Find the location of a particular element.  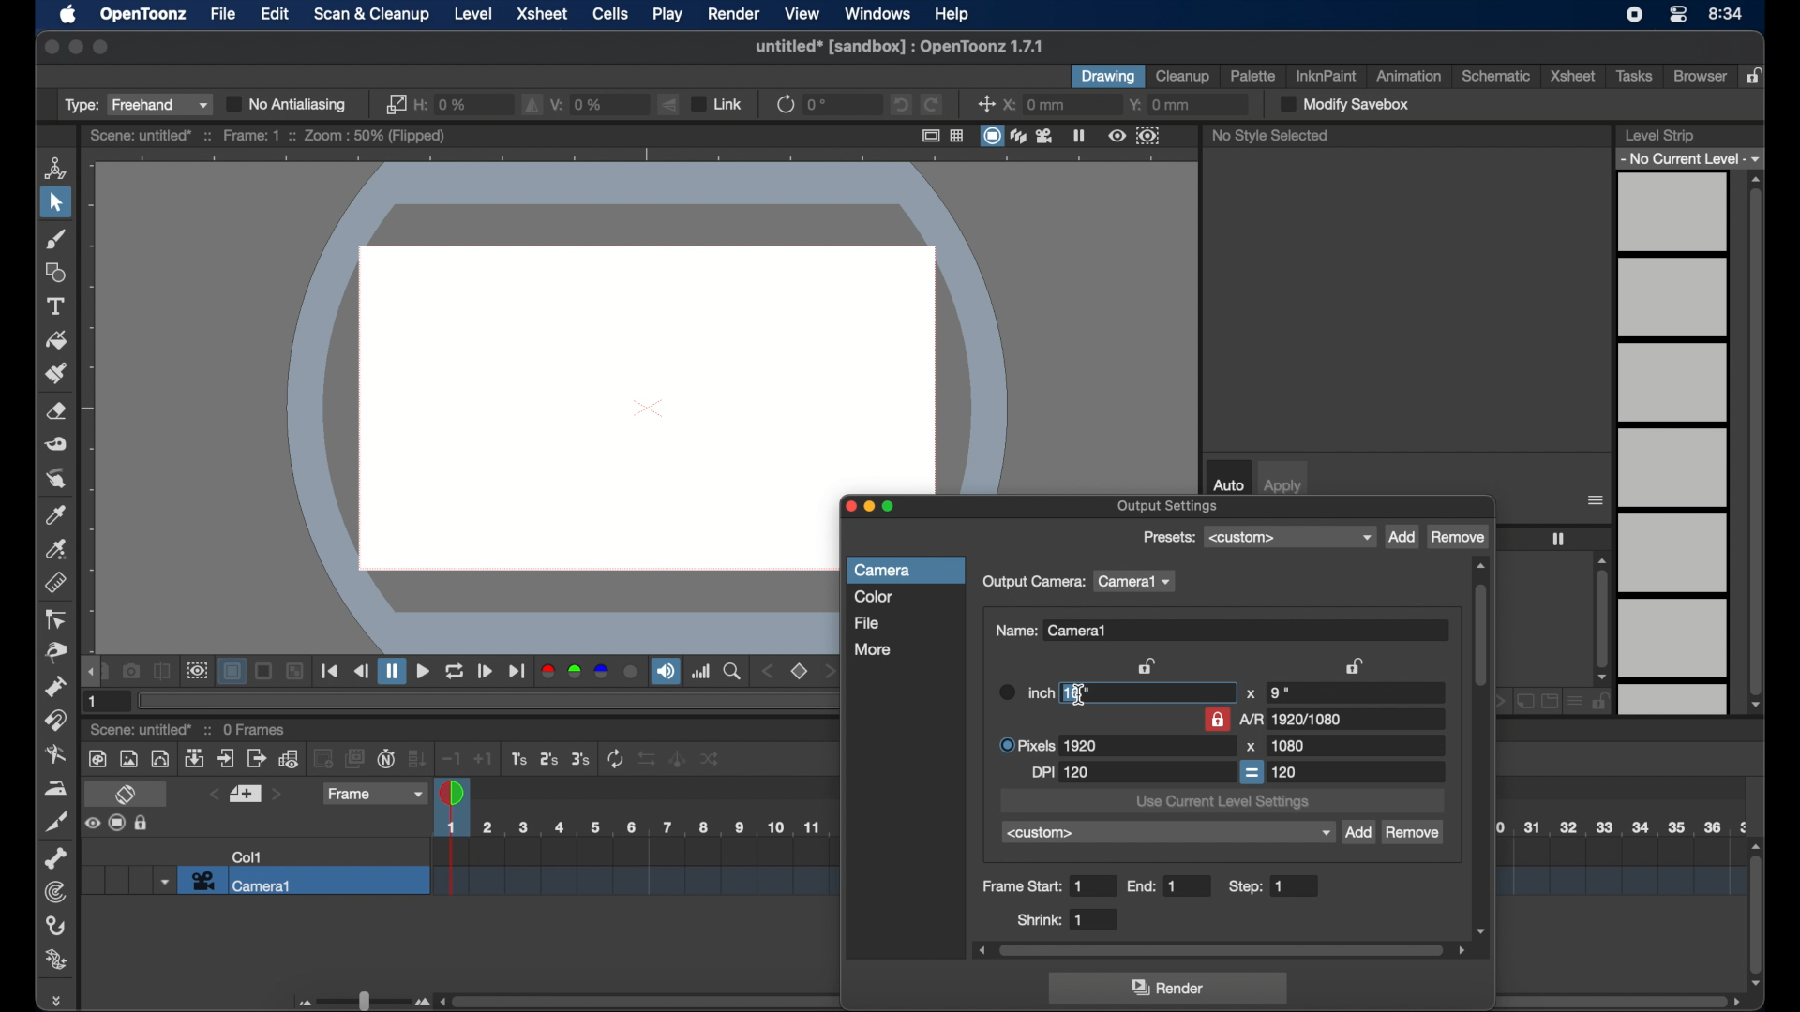

no style selected is located at coordinates (1270, 135).